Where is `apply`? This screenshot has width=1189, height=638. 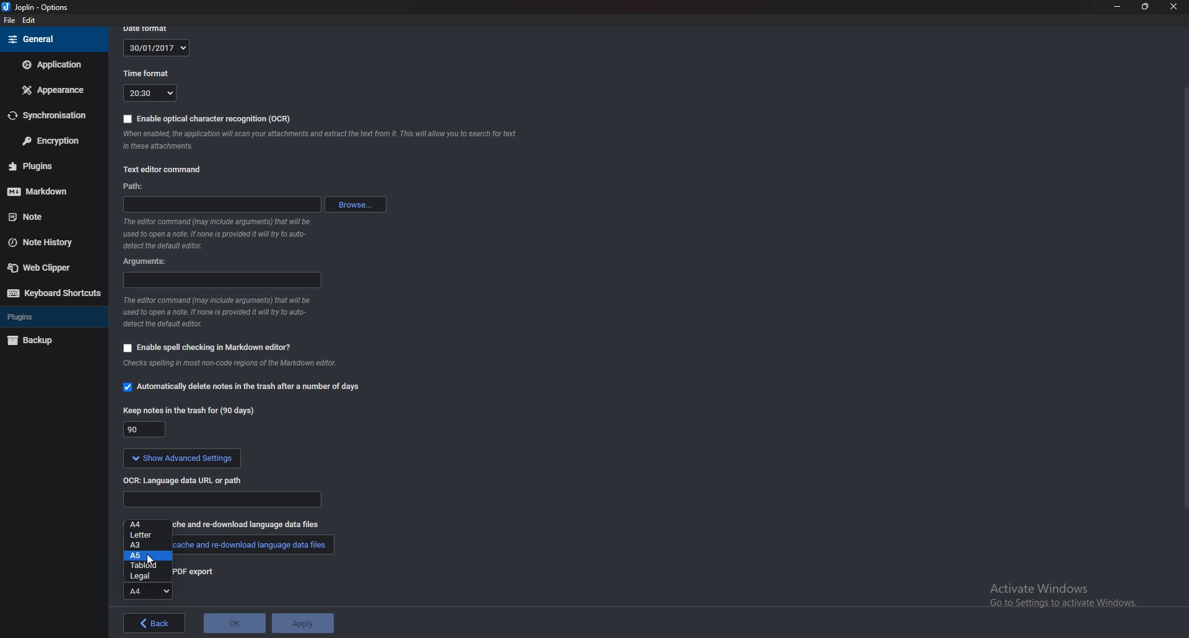
apply is located at coordinates (302, 623).